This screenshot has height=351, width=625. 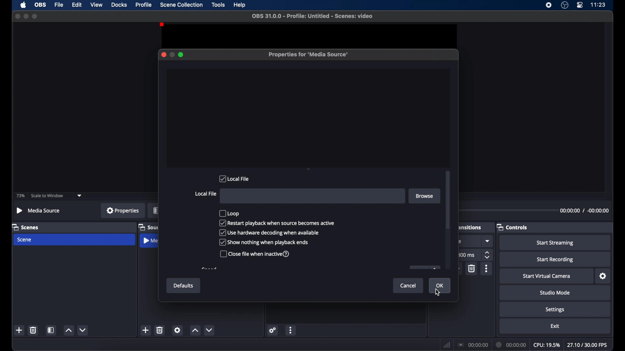 What do you see at coordinates (424, 196) in the screenshot?
I see `browse` at bounding box center [424, 196].